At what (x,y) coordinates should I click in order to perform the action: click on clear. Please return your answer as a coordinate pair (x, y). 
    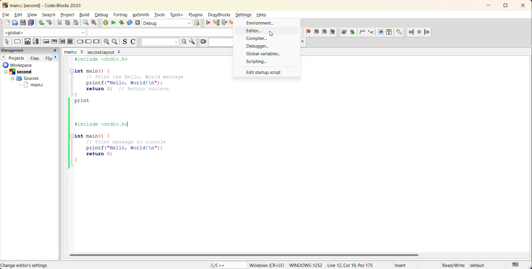
    Looking at the image, I should click on (203, 42).